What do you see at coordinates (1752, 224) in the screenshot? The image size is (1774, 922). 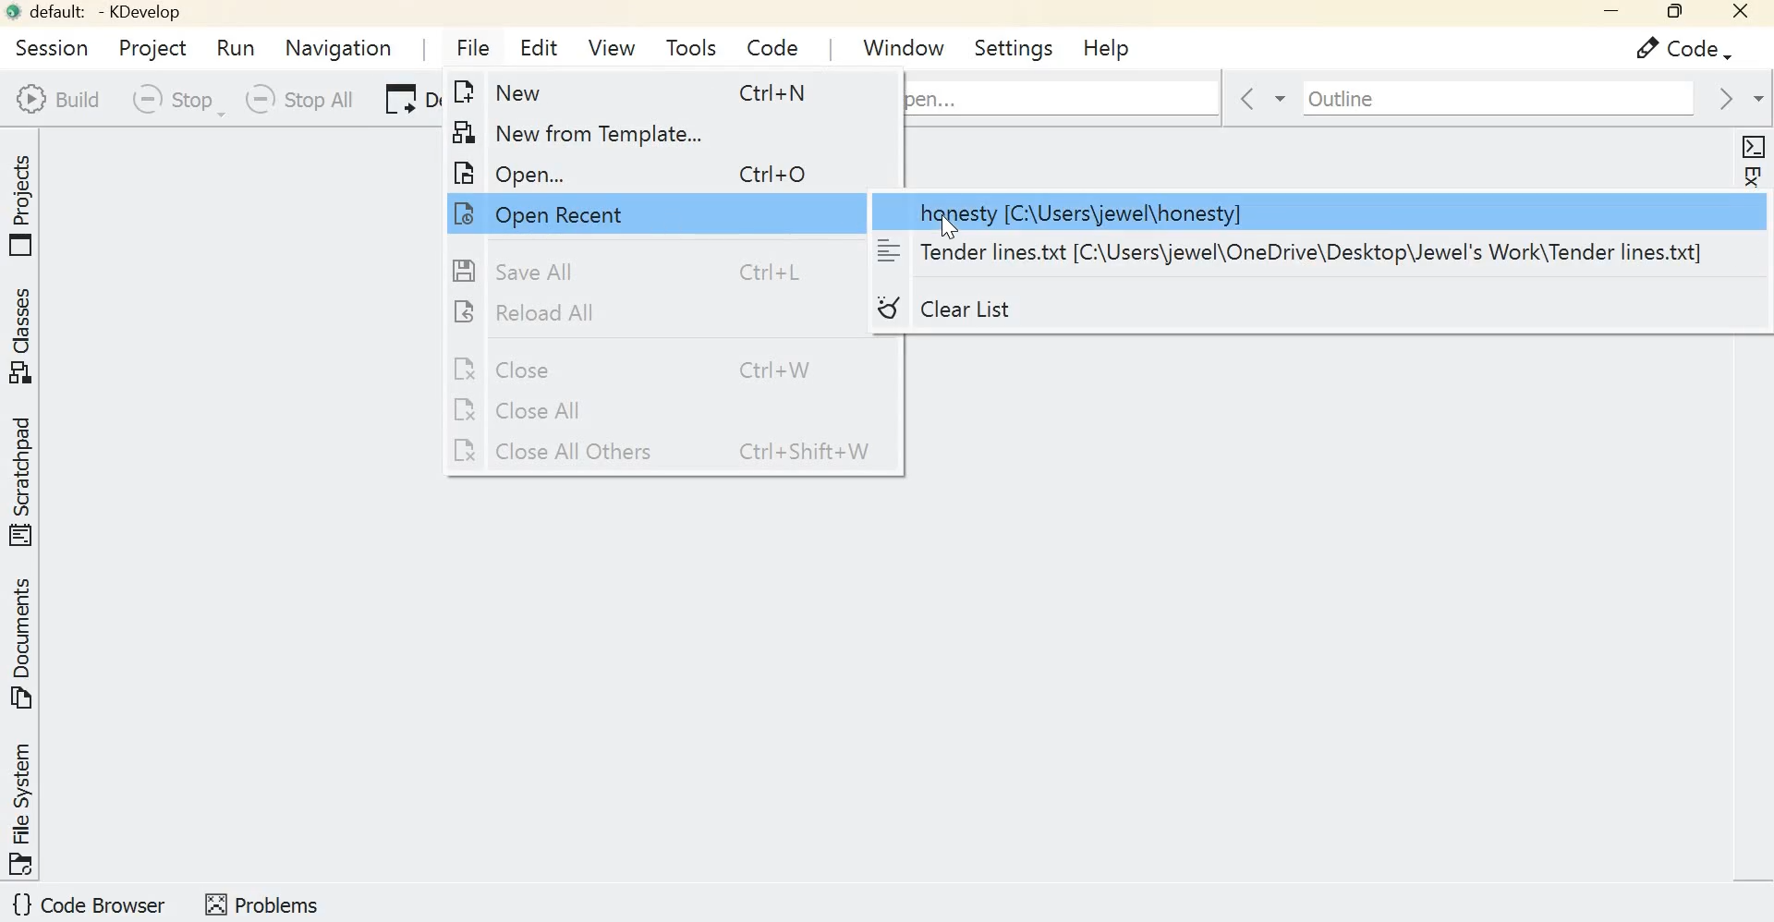 I see `Toggle 'External scripts' tool view` at bounding box center [1752, 224].